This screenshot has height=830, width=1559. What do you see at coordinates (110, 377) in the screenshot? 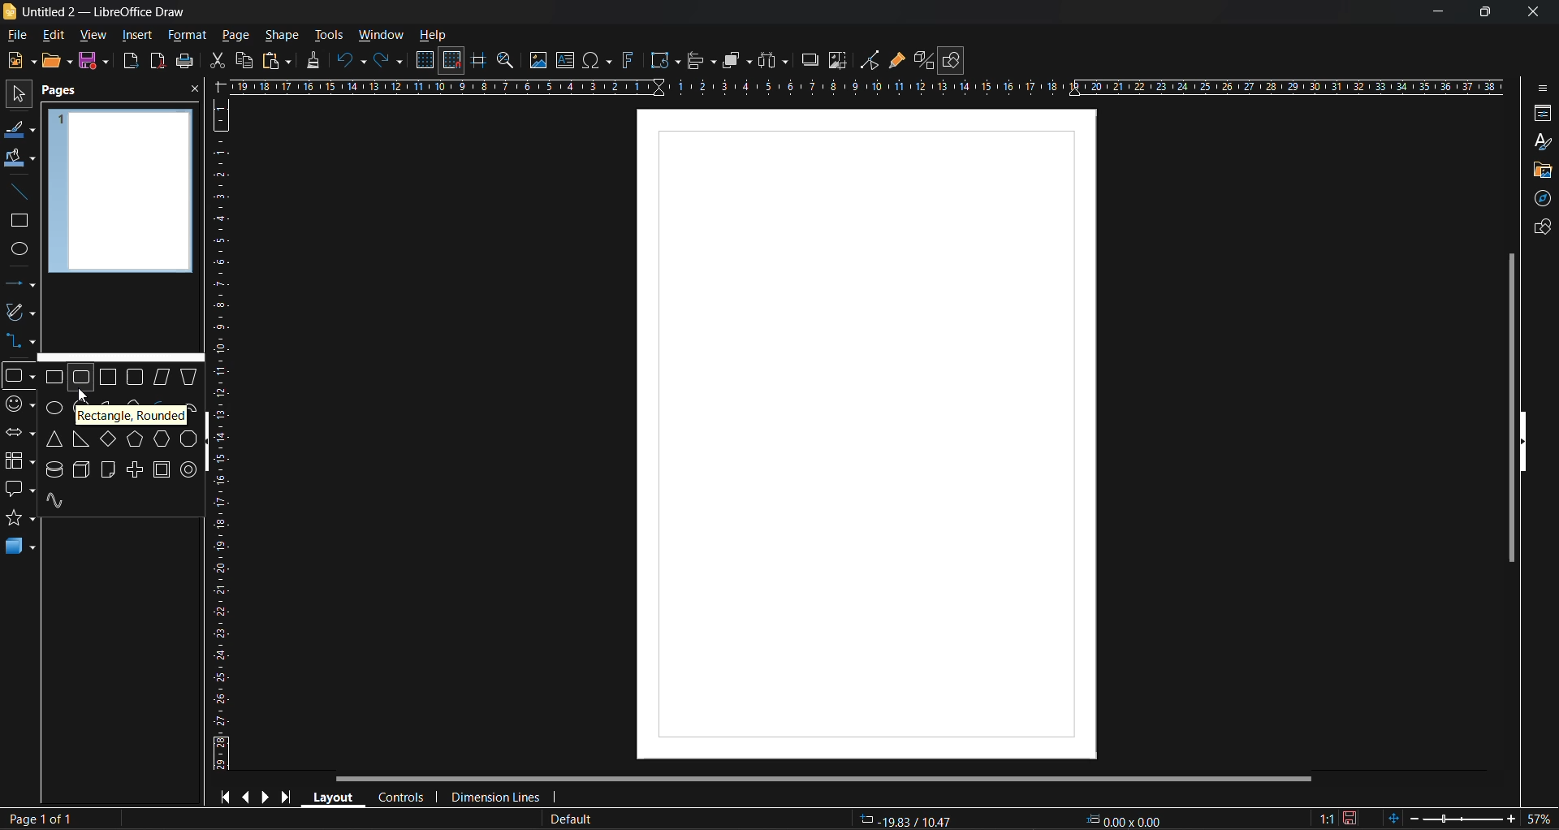
I see `square` at bounding box center [110, 377].